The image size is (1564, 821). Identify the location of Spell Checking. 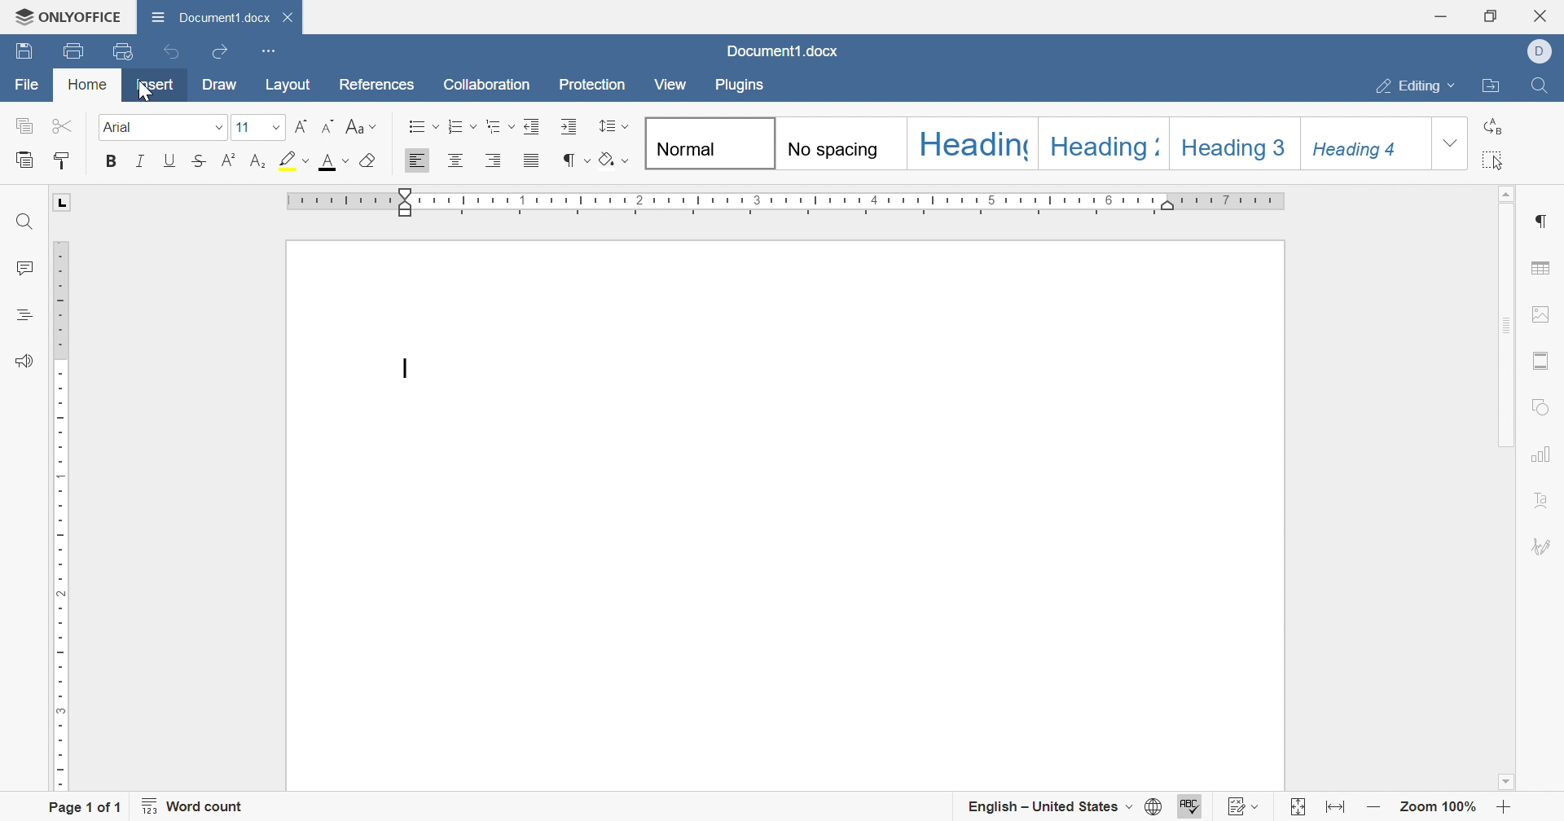
(1192, 806).